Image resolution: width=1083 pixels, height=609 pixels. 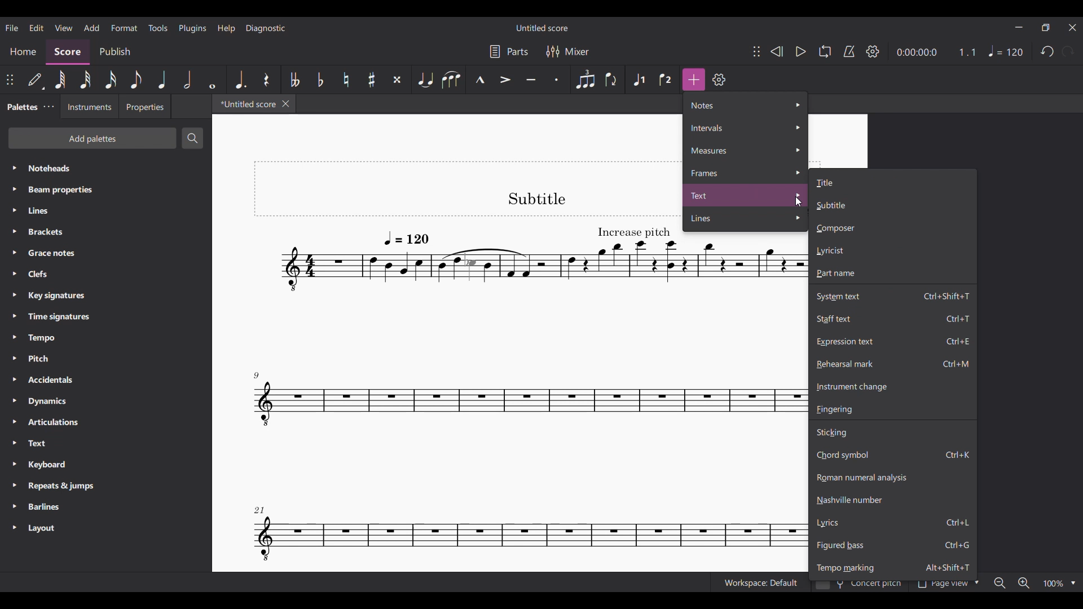 What do you see at coordinates (226, 29) in the screenshot?
I see `Help menu` at bounding box center [226, 29].